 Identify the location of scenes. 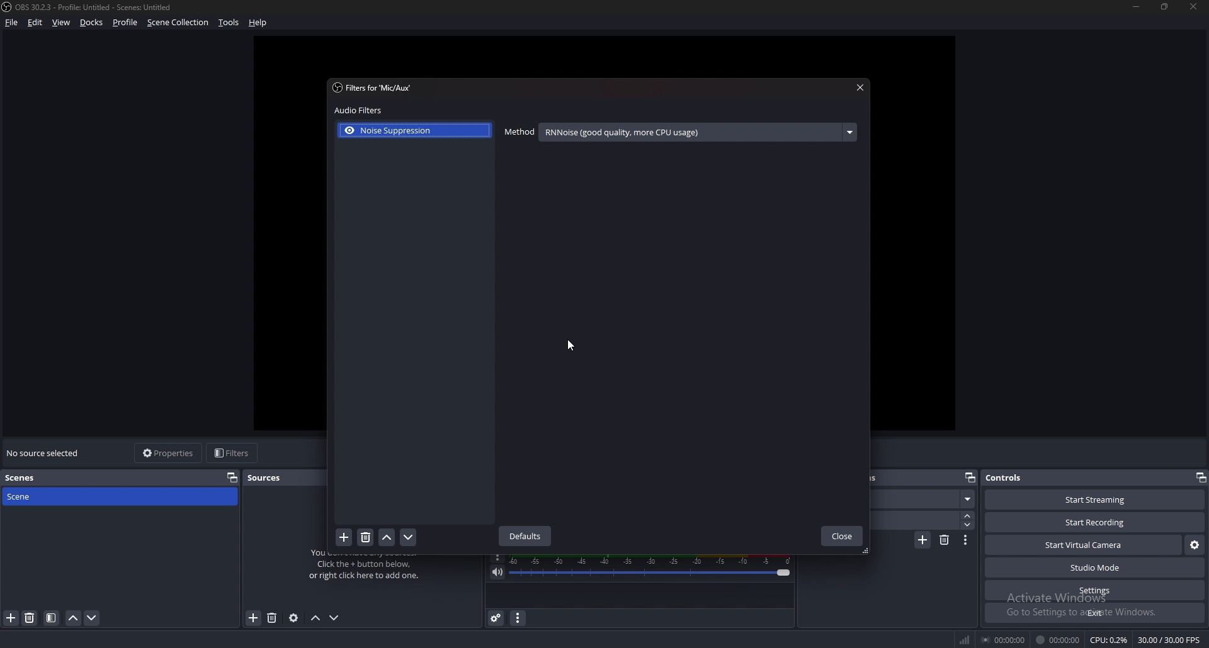
(22, 478).